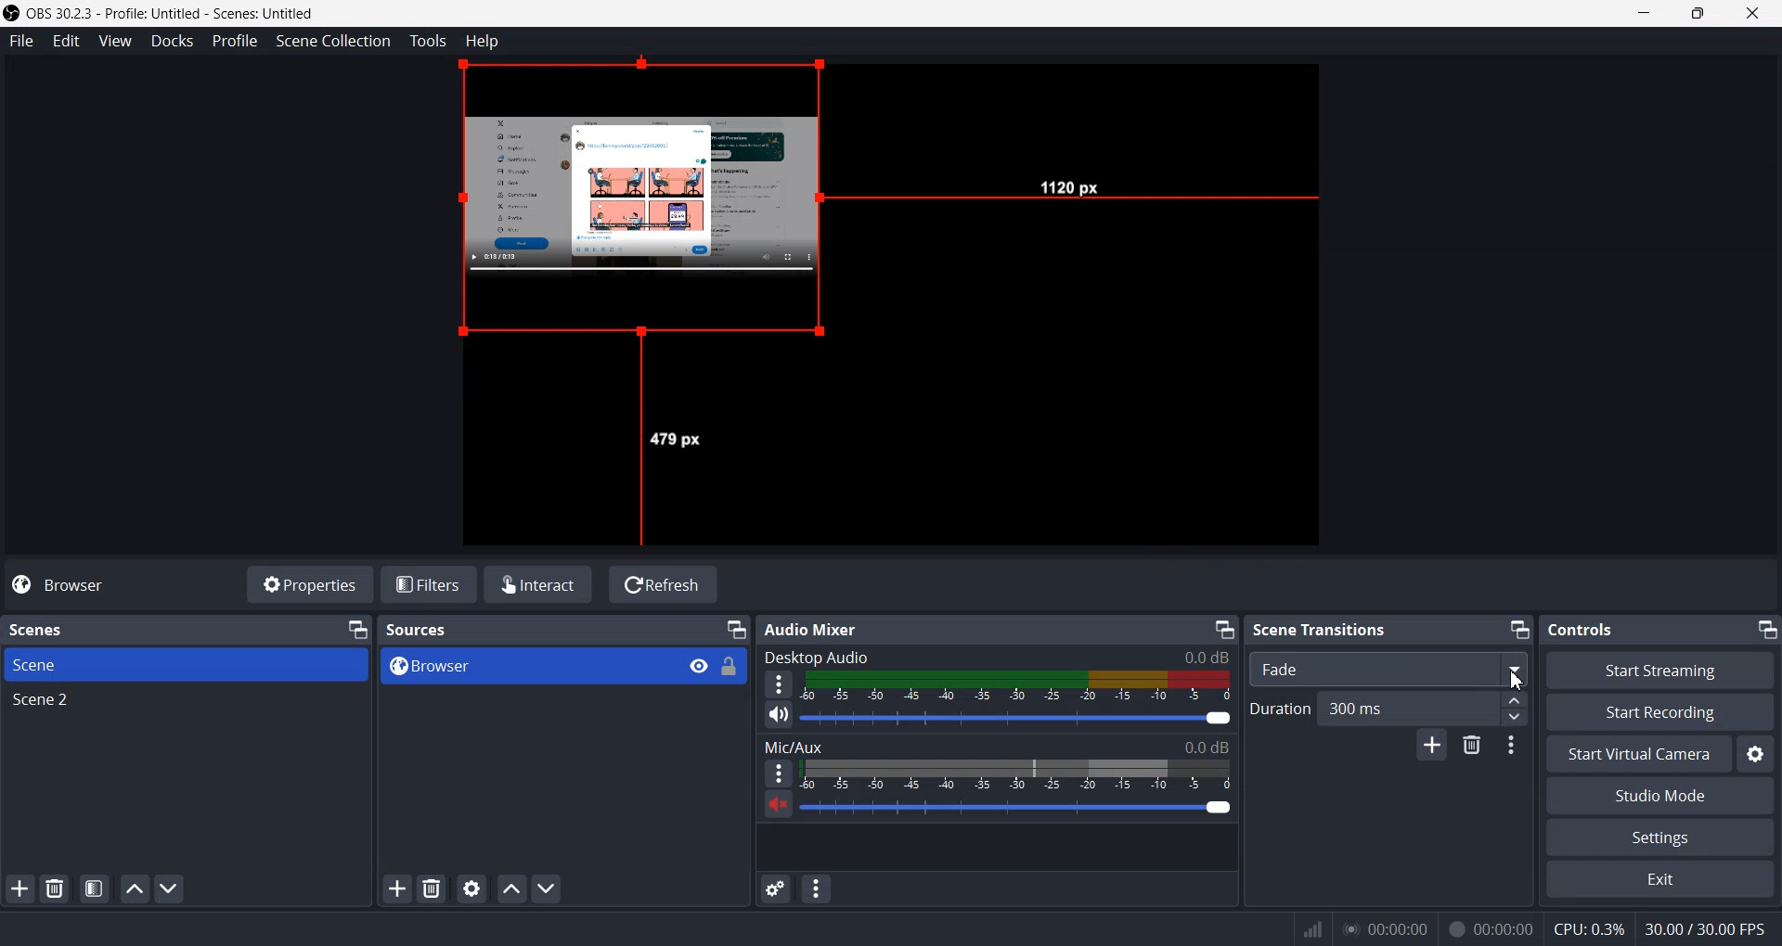  I want to click on Filters, so click(430, 584).